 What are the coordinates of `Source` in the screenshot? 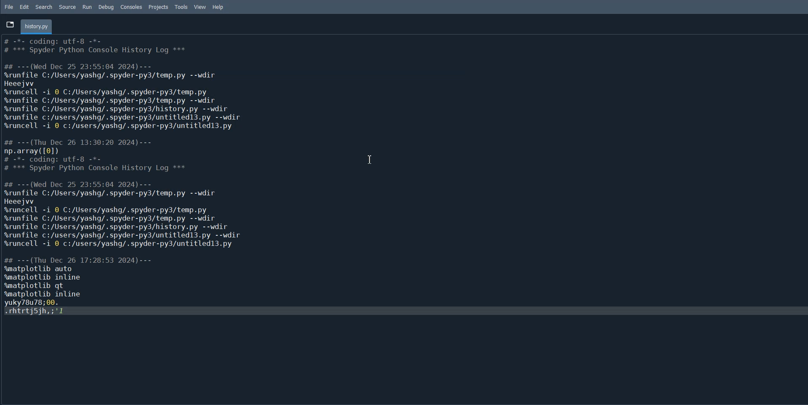 It's located at (67, 7).